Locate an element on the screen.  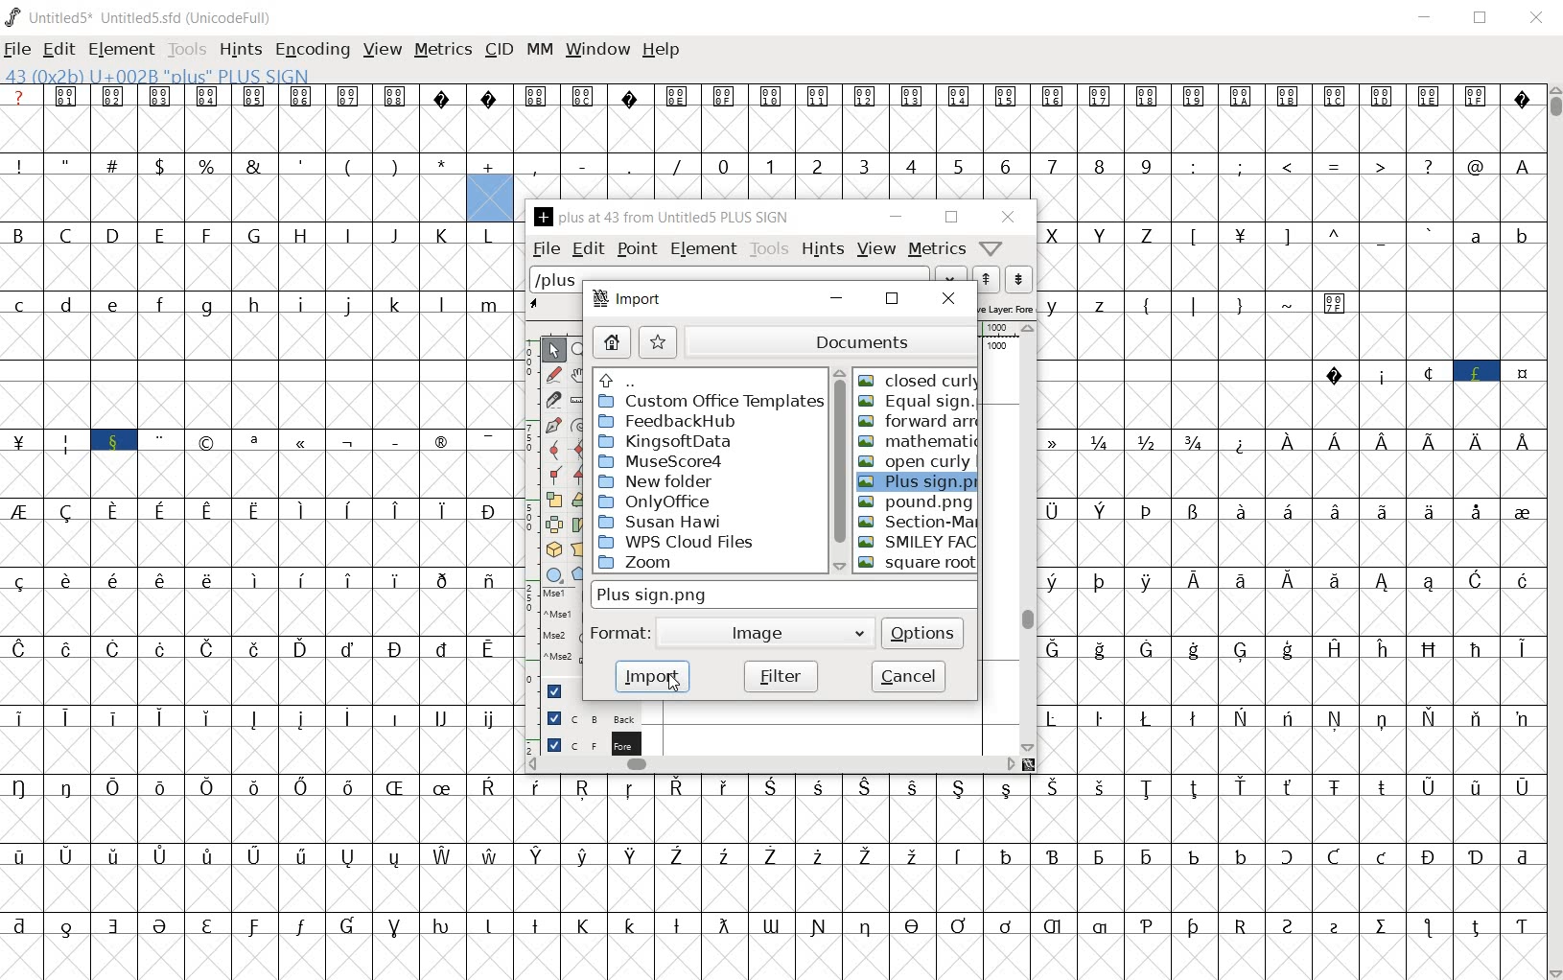
element is located at coordinates (702, 247).